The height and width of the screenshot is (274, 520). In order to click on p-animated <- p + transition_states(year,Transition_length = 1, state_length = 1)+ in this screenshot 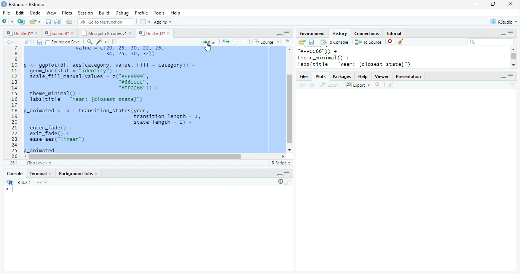, I will do `click(116, 116)`.